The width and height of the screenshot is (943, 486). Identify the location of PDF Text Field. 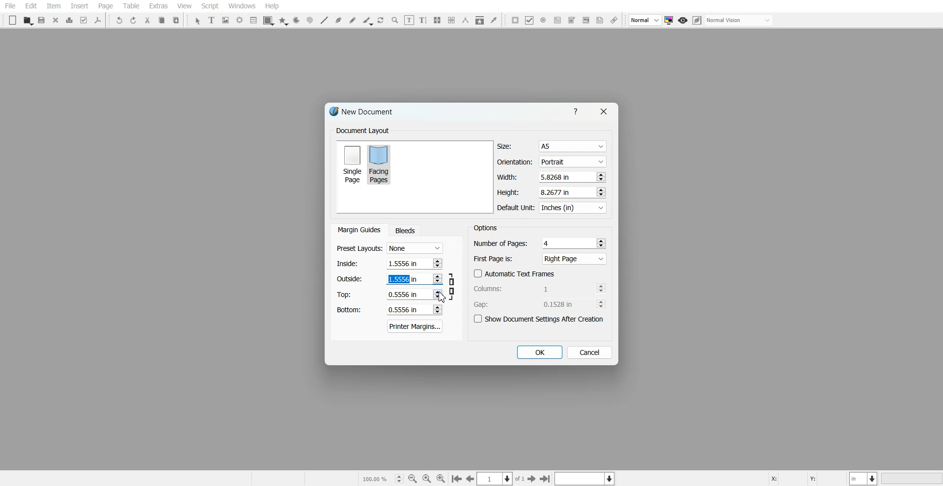
(557, 20).